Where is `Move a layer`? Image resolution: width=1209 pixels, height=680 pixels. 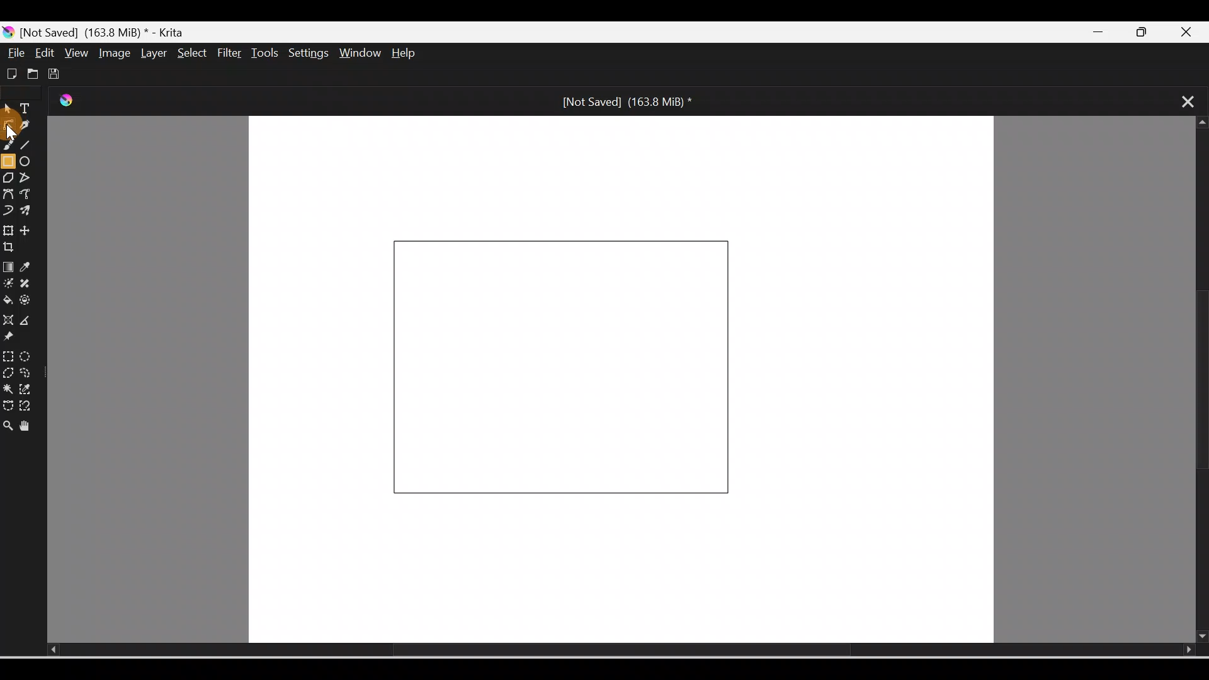 Move a layer is located at coordinates (31, 230).